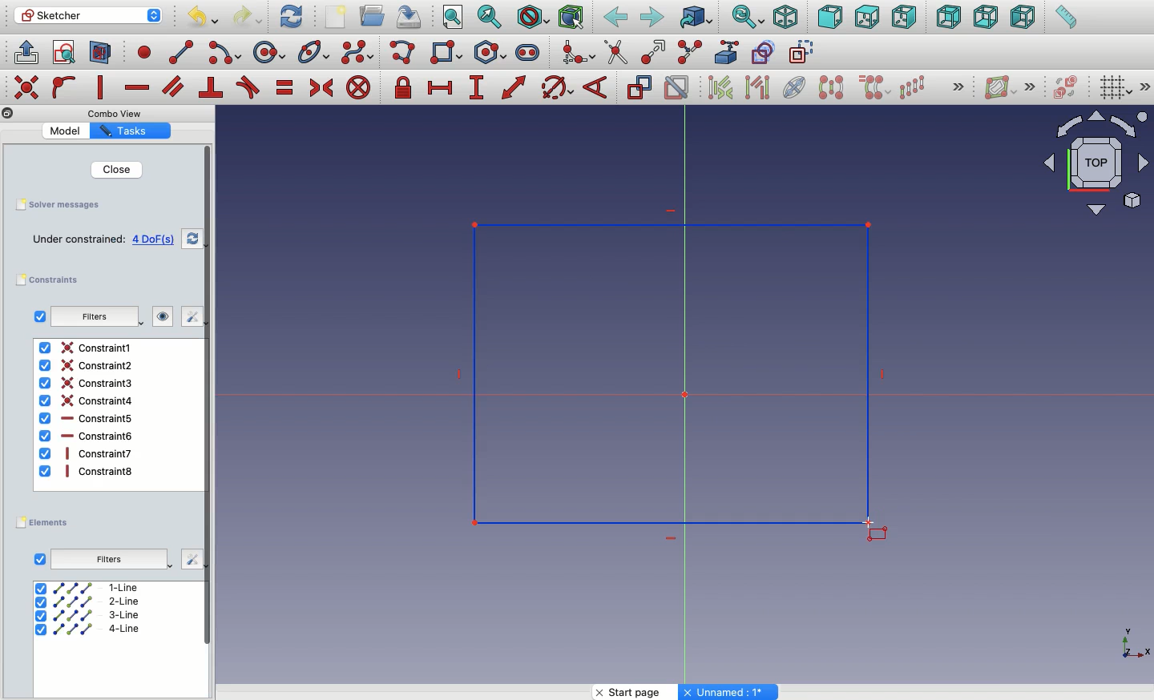  Describe the element at coordinates (914, 87) in the screenshot. I see `Rectangular array` at that location.